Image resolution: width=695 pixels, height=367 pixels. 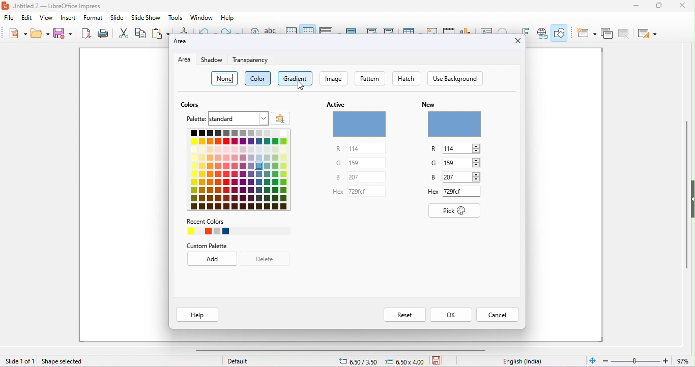 What do you see at coordinates (160, 32) in the screenshot?
I see `paste` at bounding box center [160, 32].